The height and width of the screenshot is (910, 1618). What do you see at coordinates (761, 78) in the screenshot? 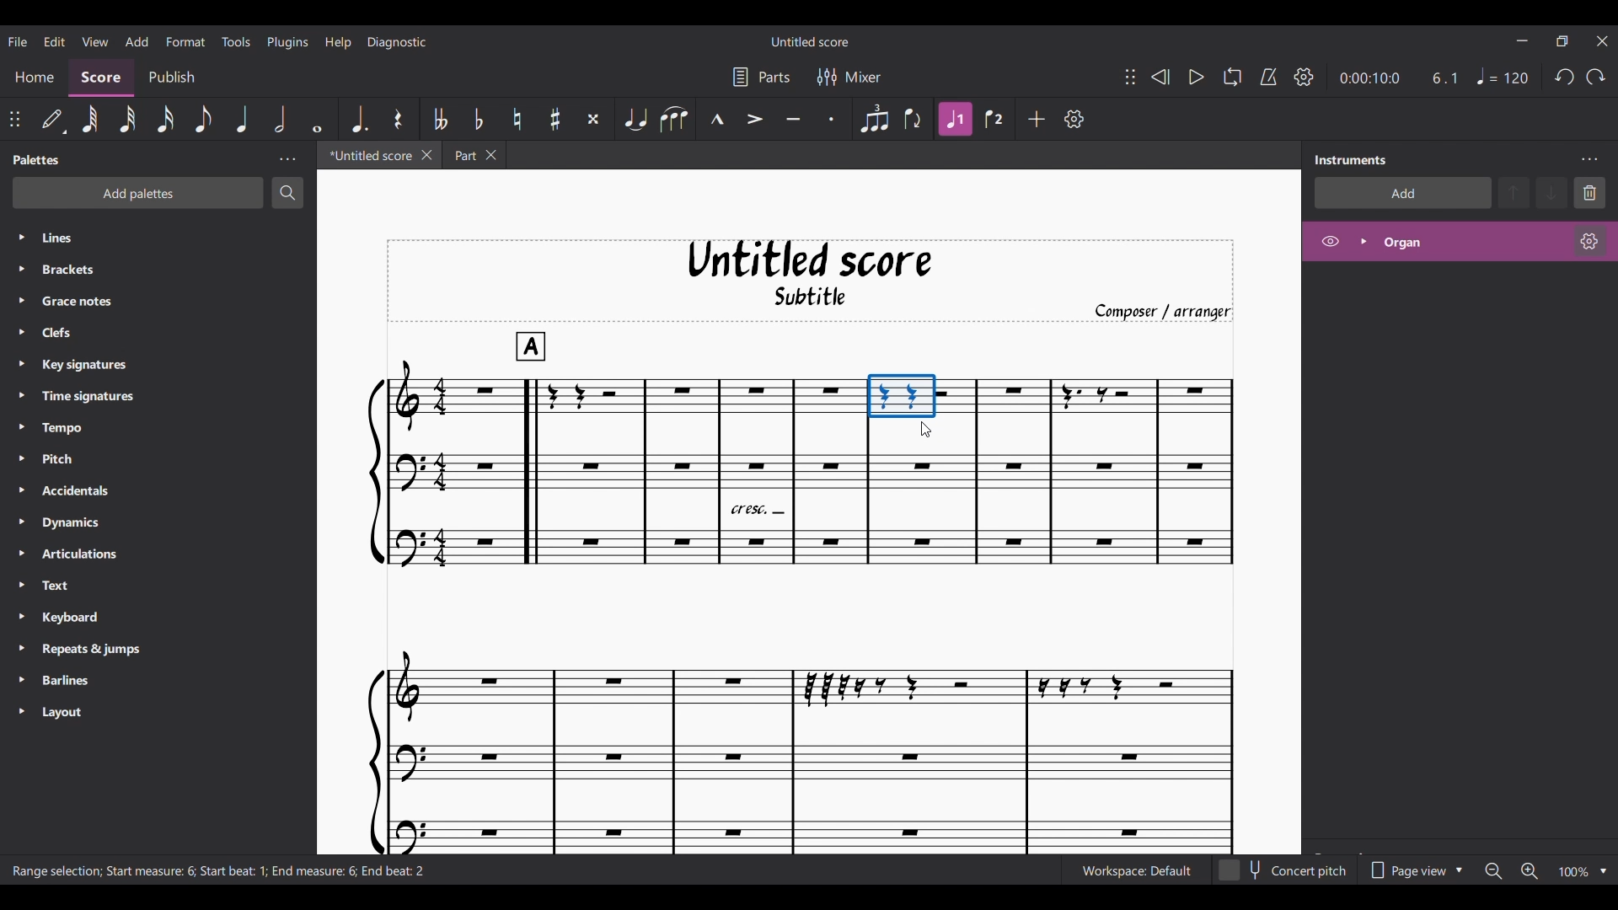
I see `Parts settings` at bounding box center [761, 78].